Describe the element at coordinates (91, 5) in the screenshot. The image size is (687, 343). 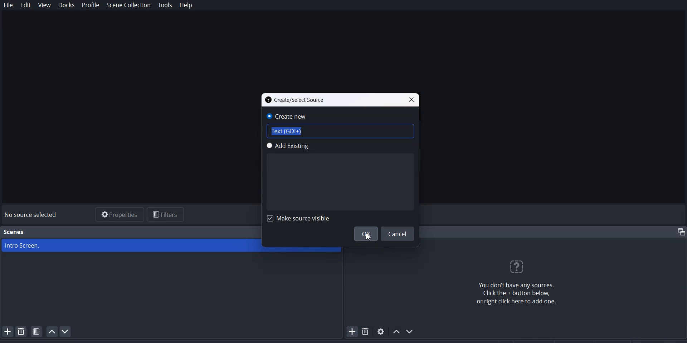
I see `Profile` at that location.